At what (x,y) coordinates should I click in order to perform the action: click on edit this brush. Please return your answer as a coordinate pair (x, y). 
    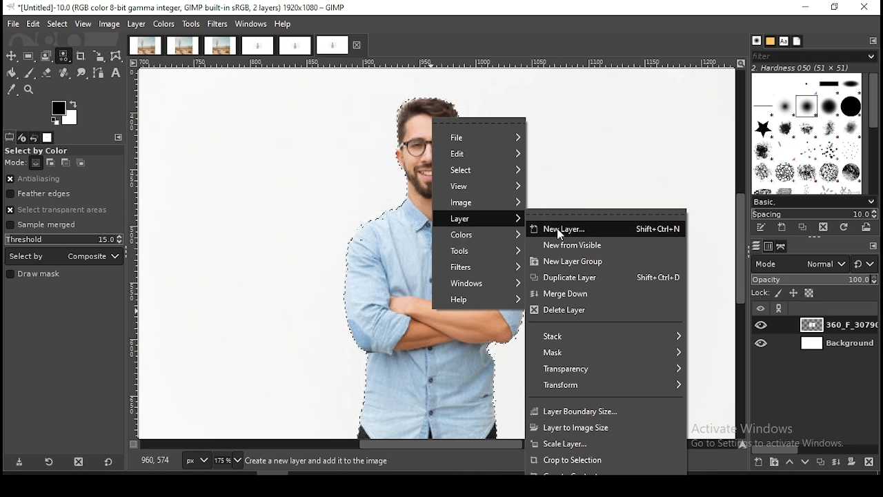
    Looking at the image, I should click on (760, 228).